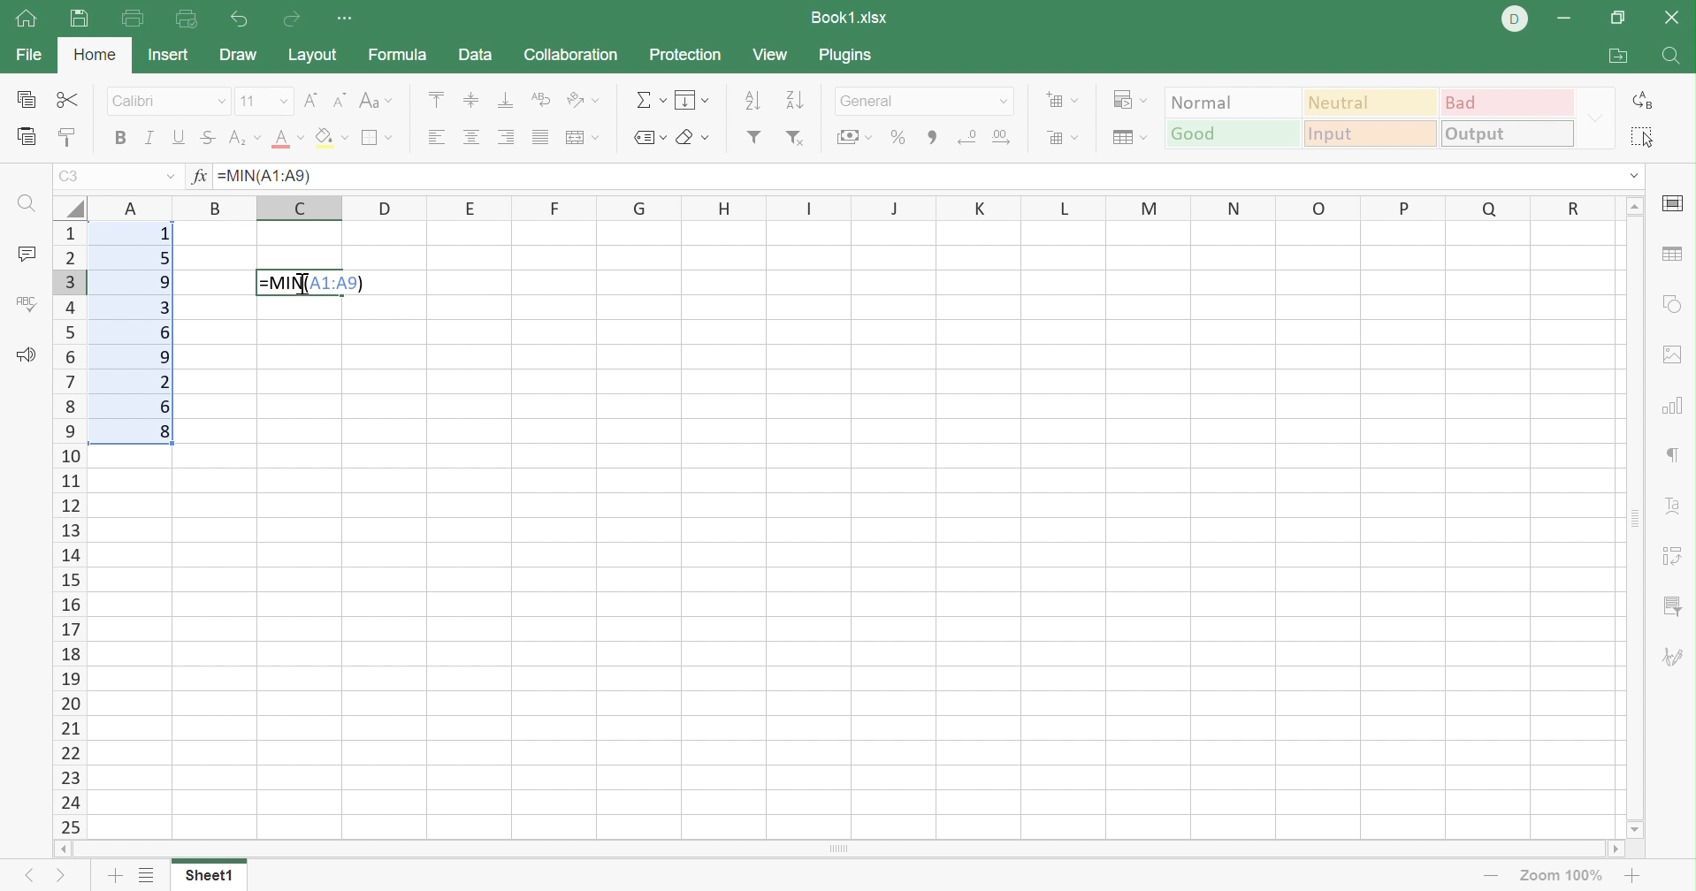 The height and width of the screenshot is (891, 1696). What do you see at coordinates (27, 308) in the screenshot?
I see `Check spelling` at bounding box center [27, 308].